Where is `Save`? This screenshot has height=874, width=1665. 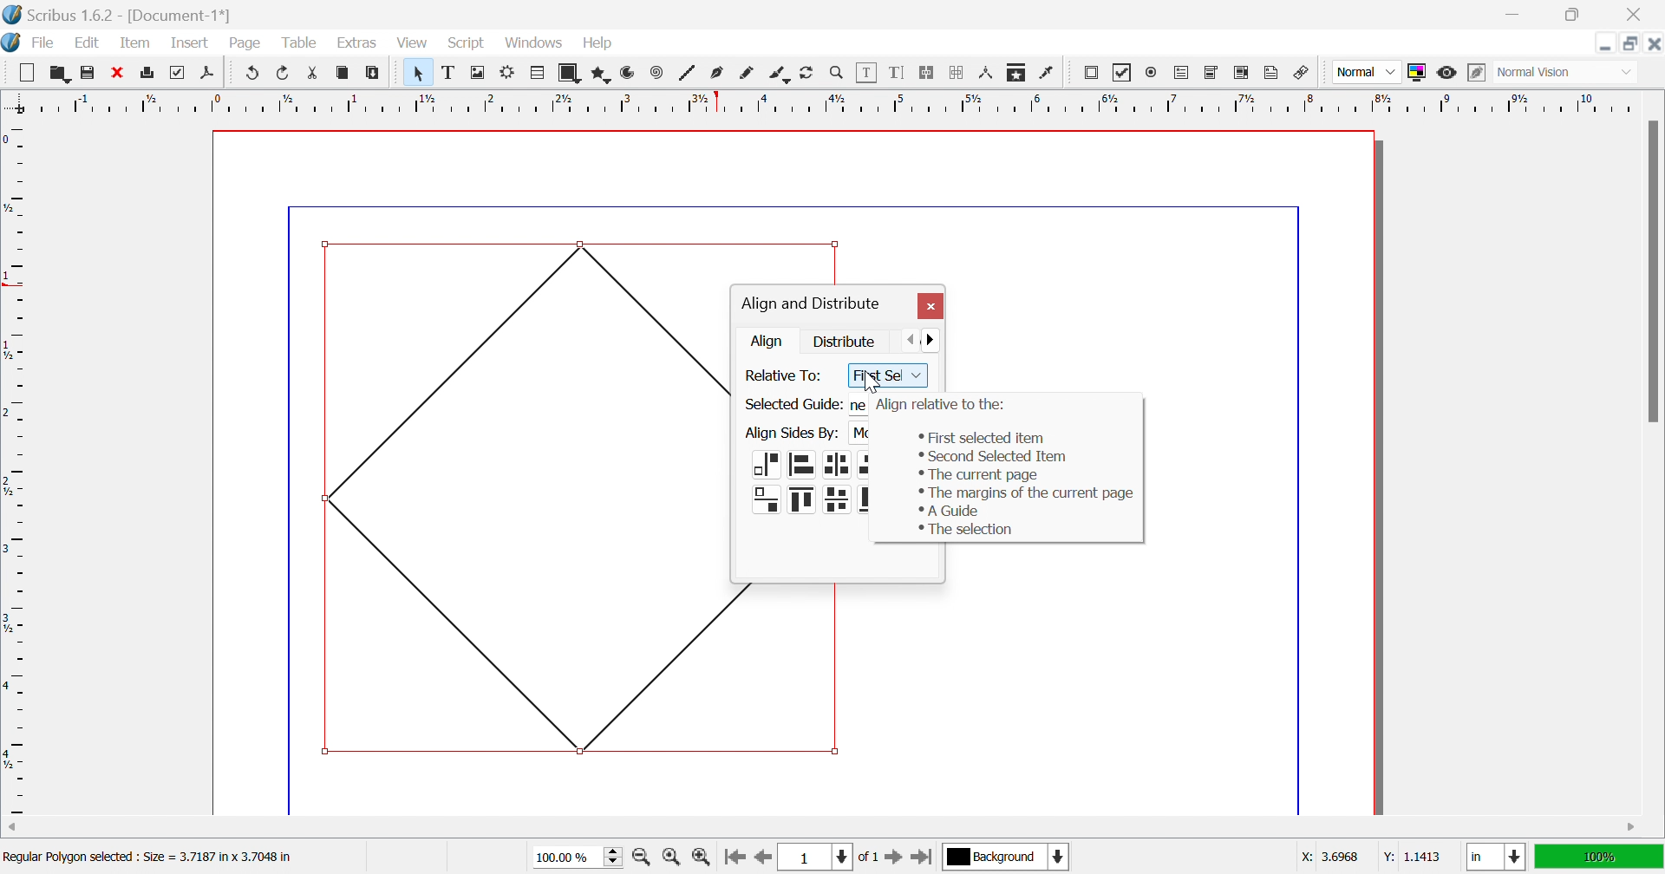
Save is located at coordinates (84, 70).